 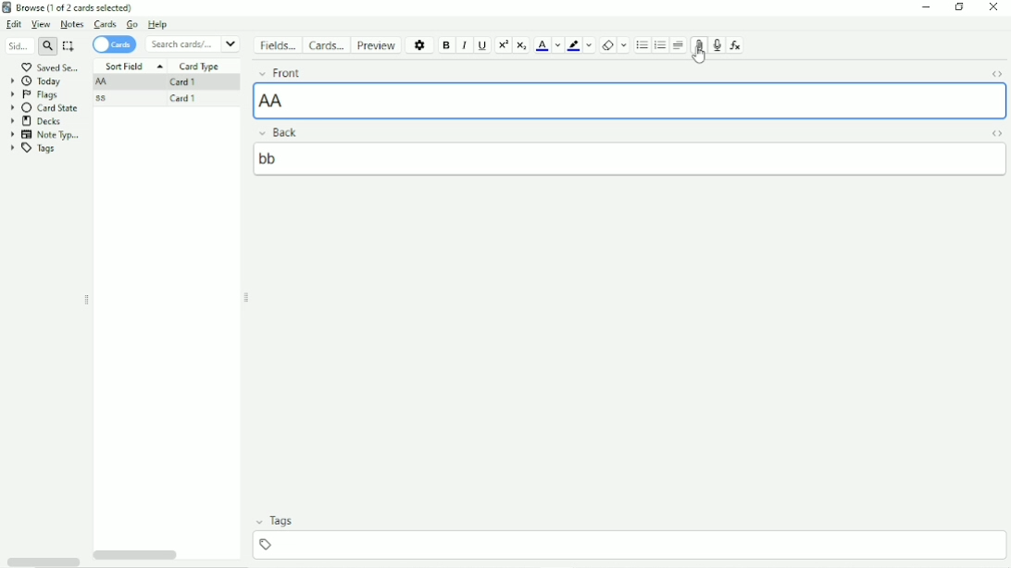 What do you see at coordinates (282, 130) in the screenshot?
I see `Back` at bounding box center [282, 130].